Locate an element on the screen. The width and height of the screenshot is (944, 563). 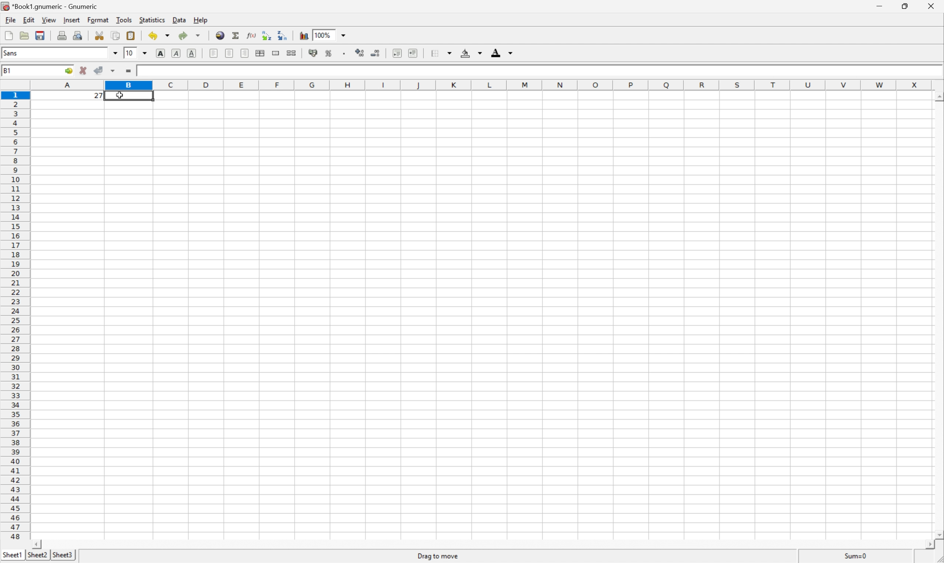
Split the merged ranges of cells is located at coordinates (291, 53).